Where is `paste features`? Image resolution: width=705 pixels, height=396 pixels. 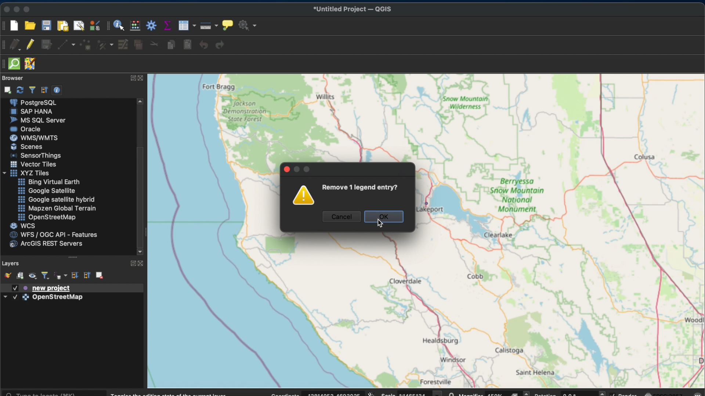
paste features is located at coordinates (188, 45).